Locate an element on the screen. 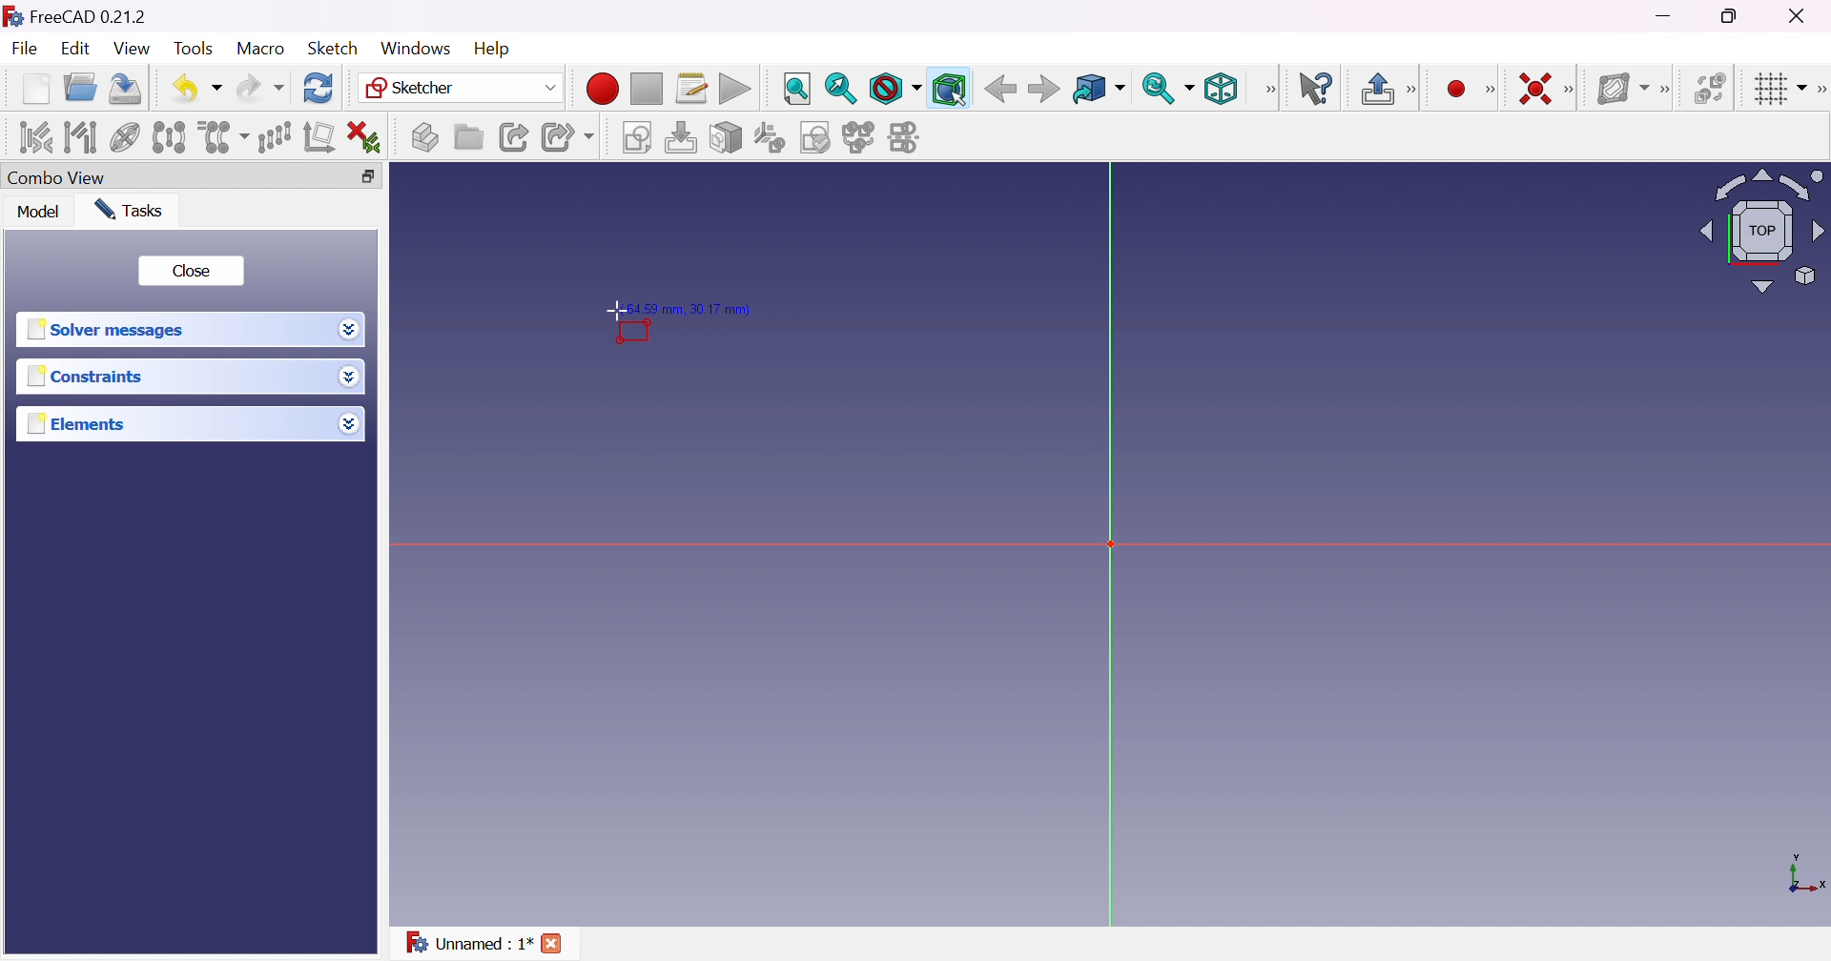  Rectangular array is located at coordinates (274, 138).